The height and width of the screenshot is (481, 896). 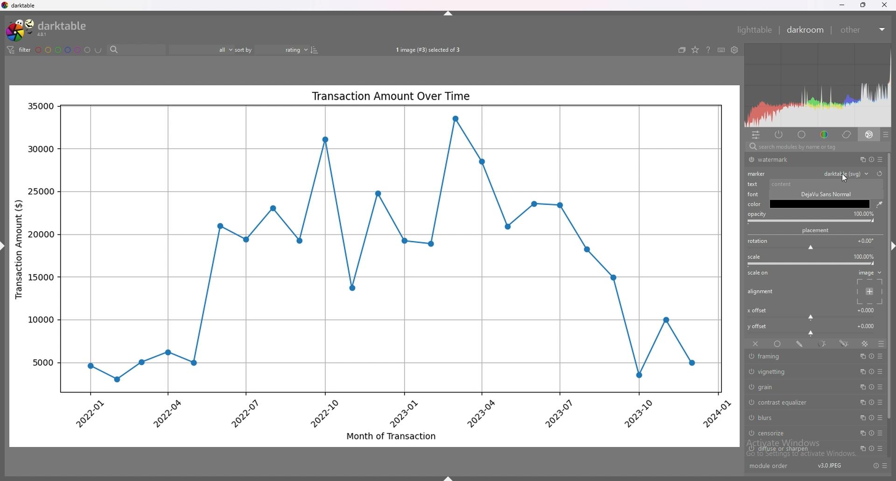 What do you see at coordinates (750, 449) in the screenshot?
I see `switch off` at bounding box center [750, 449].